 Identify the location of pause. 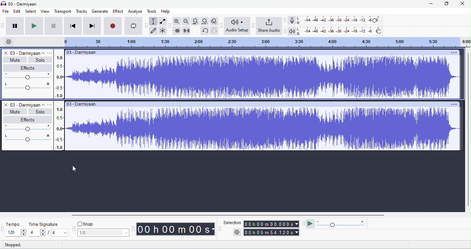
(15, 26).